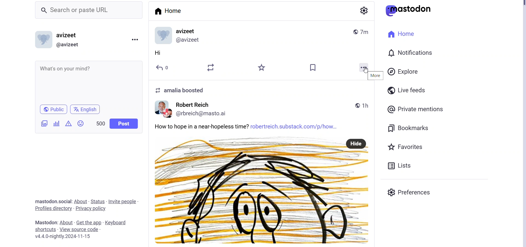 The width and height of the screenshot is (526, 247). Describe the element at coordinates (194, 110) in the screenshot. I see `Username and Profile Picture` at that location.